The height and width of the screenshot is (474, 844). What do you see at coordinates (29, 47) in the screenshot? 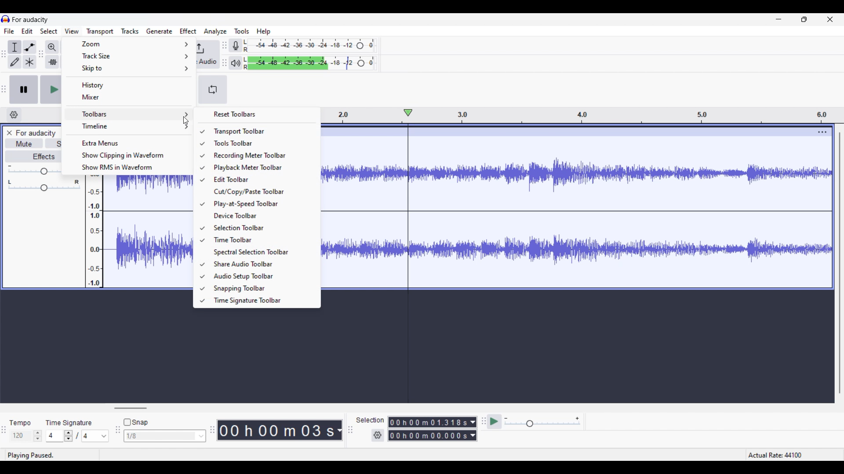
I see `Envelop tool` at bounding box center [29, 47].